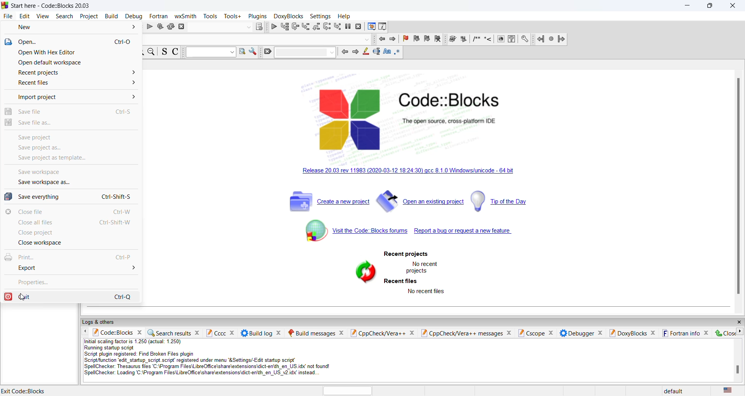 The height and width of the screenshot is (396, 745). Describe the element at coordinates (731, 390) in the screenshot. I see `text language` at that location.